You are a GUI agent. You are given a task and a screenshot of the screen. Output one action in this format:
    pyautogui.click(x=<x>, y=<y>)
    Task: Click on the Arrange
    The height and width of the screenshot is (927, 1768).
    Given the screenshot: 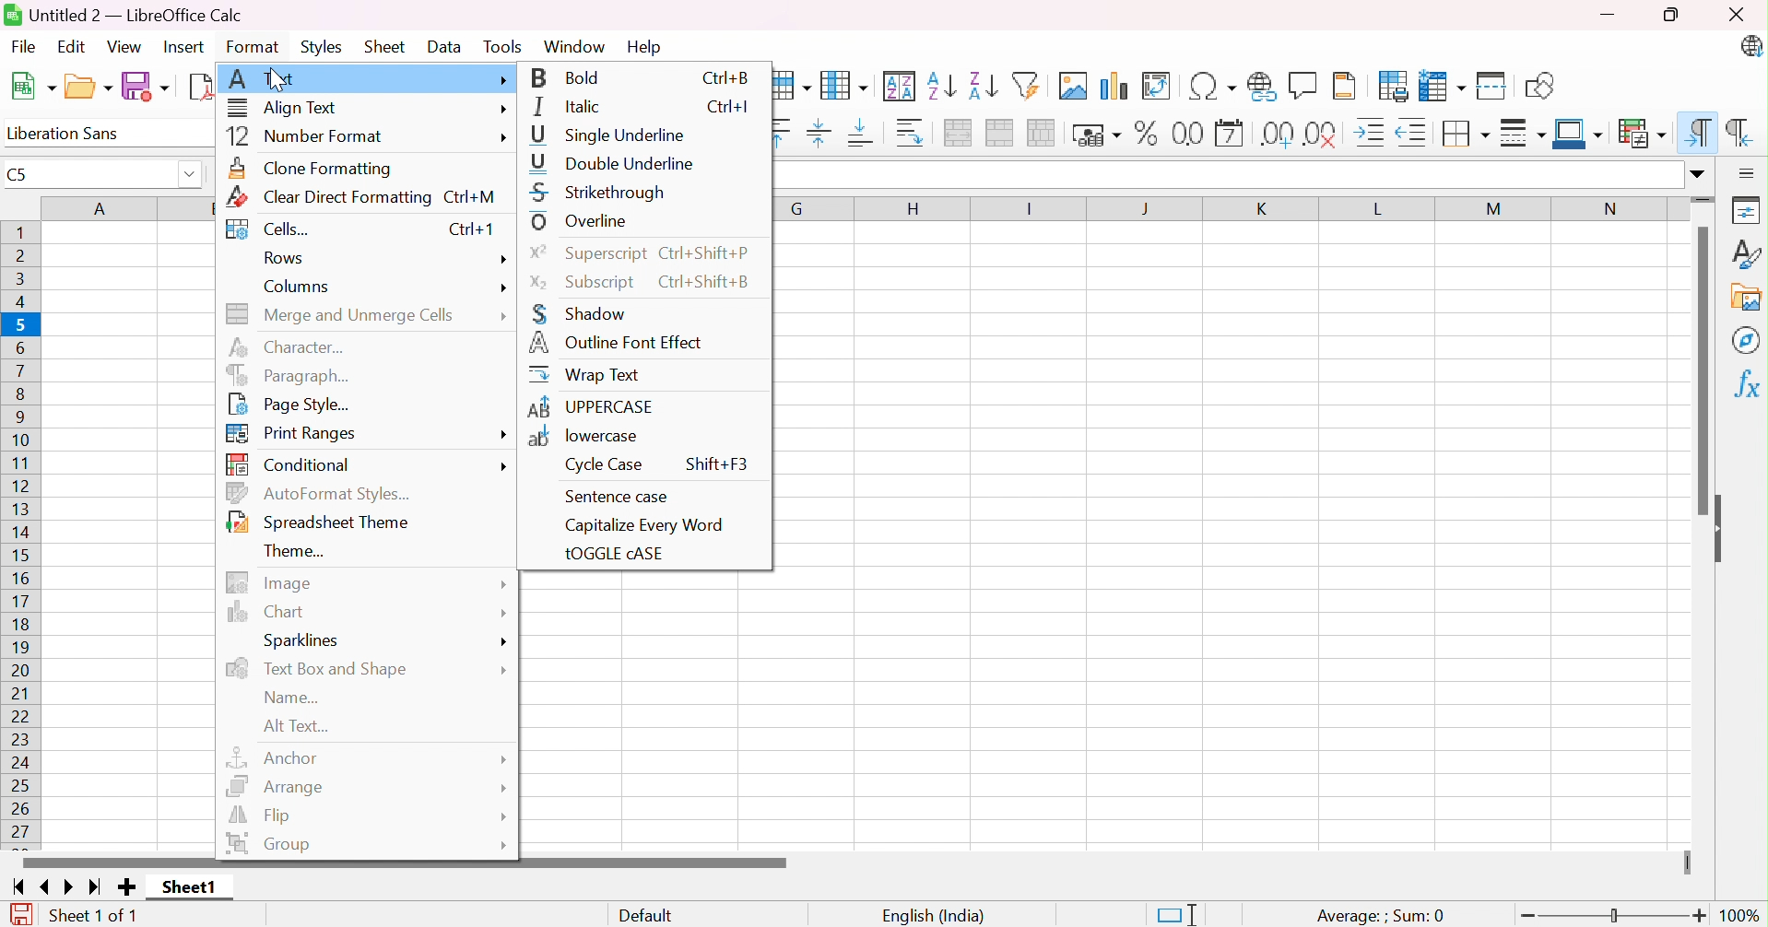 What is the action you would take?
    pyautogui.click(x=277, y=783)
    